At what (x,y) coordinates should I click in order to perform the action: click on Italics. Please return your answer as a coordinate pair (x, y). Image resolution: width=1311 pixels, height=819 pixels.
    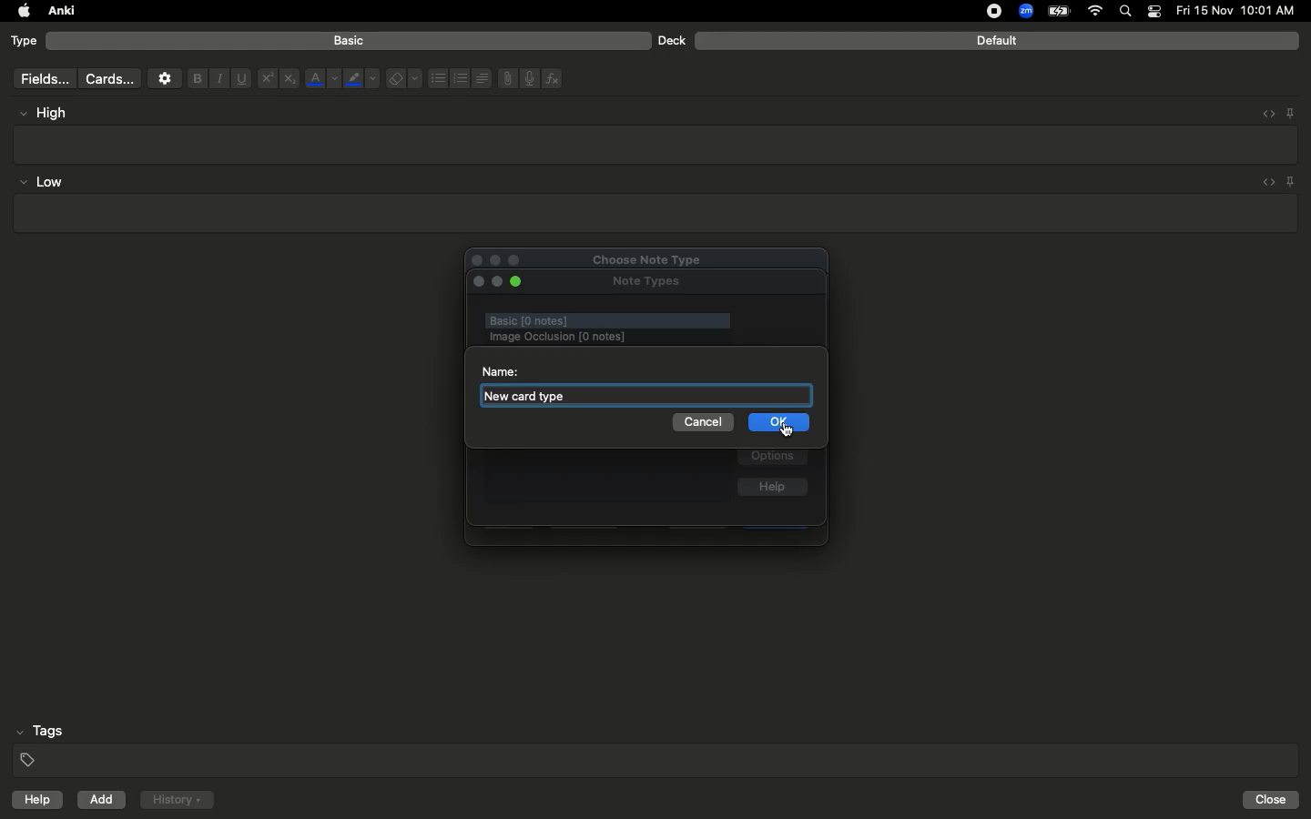
    Looking at the image, I should click on (217, 79).